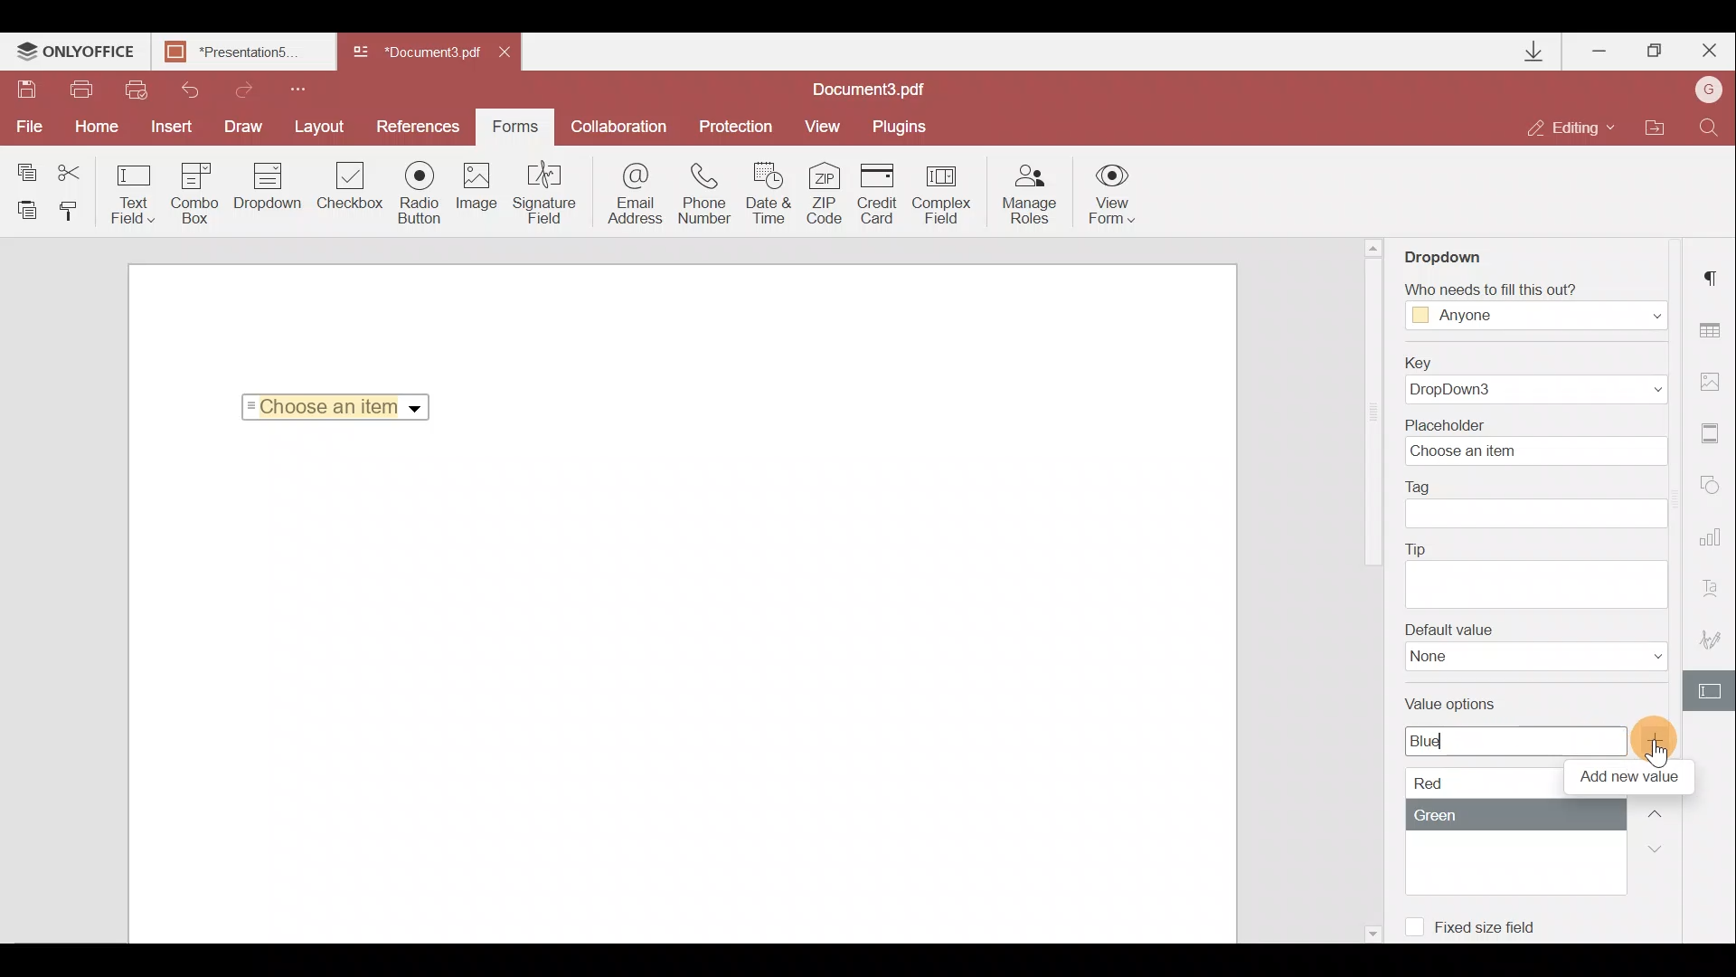 Image resolution: width=1736 pixels, height=977 pixels. I want to click on Manage roles, so click(1030, 194).